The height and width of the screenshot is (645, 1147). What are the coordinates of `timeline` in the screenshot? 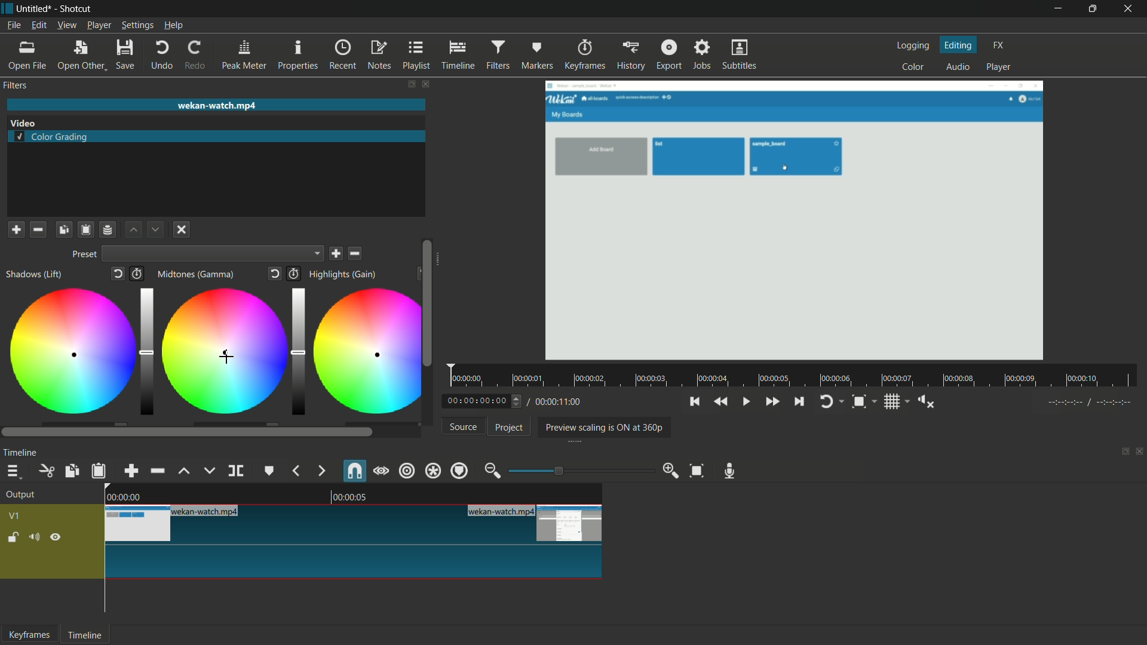 It's located at (20, 454).